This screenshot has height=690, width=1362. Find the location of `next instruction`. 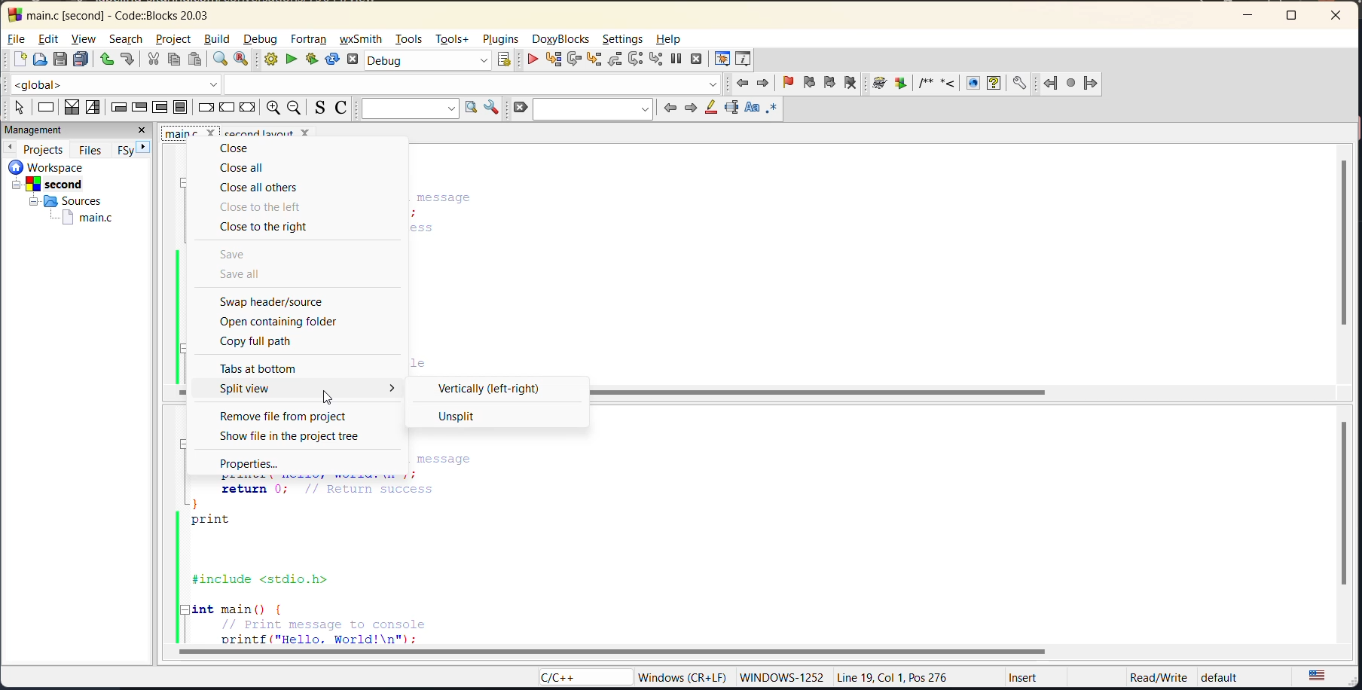

next instruction is located at coordinates (637, 60).